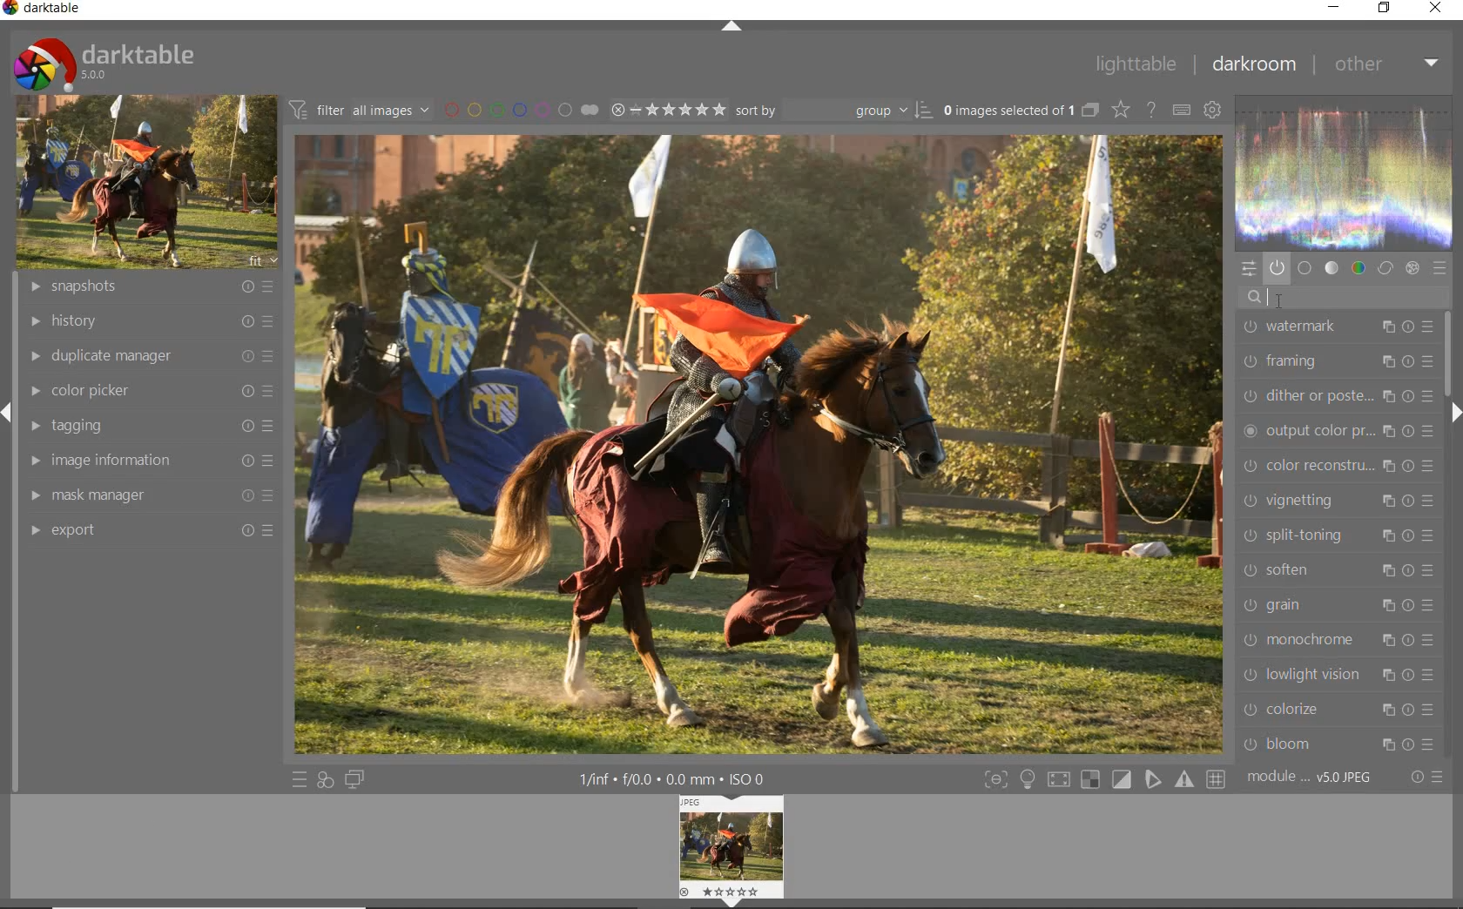 Image resolution: width=1463 pixels, height=909 pixels. What do you see at coordinates (1337, 7) in the screenshot?
I see `minimize` at bounding box center [1337, 7].